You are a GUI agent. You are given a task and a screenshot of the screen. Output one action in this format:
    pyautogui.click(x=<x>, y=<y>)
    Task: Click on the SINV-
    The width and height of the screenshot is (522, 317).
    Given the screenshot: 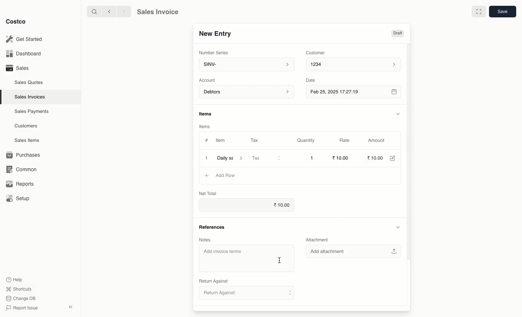 What is the action you would take?
    pyautogui.click(x=247, y=65)
    